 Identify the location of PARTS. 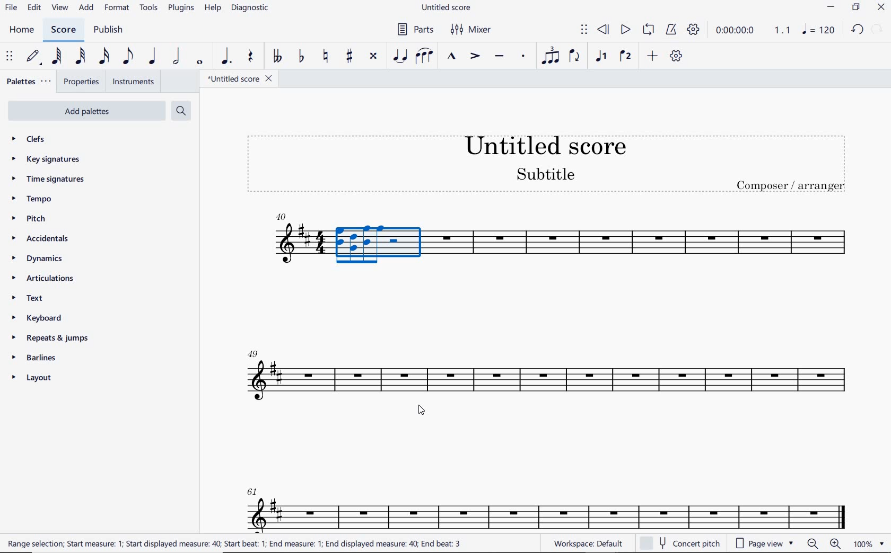
(415, 29).